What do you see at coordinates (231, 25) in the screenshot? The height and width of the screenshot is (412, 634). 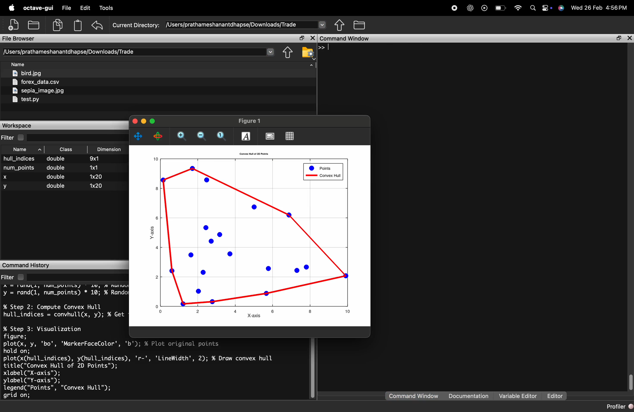 I see `/Users/prathameshanantdhapse/Downloads/Trade` at bounding box center [231, 25].